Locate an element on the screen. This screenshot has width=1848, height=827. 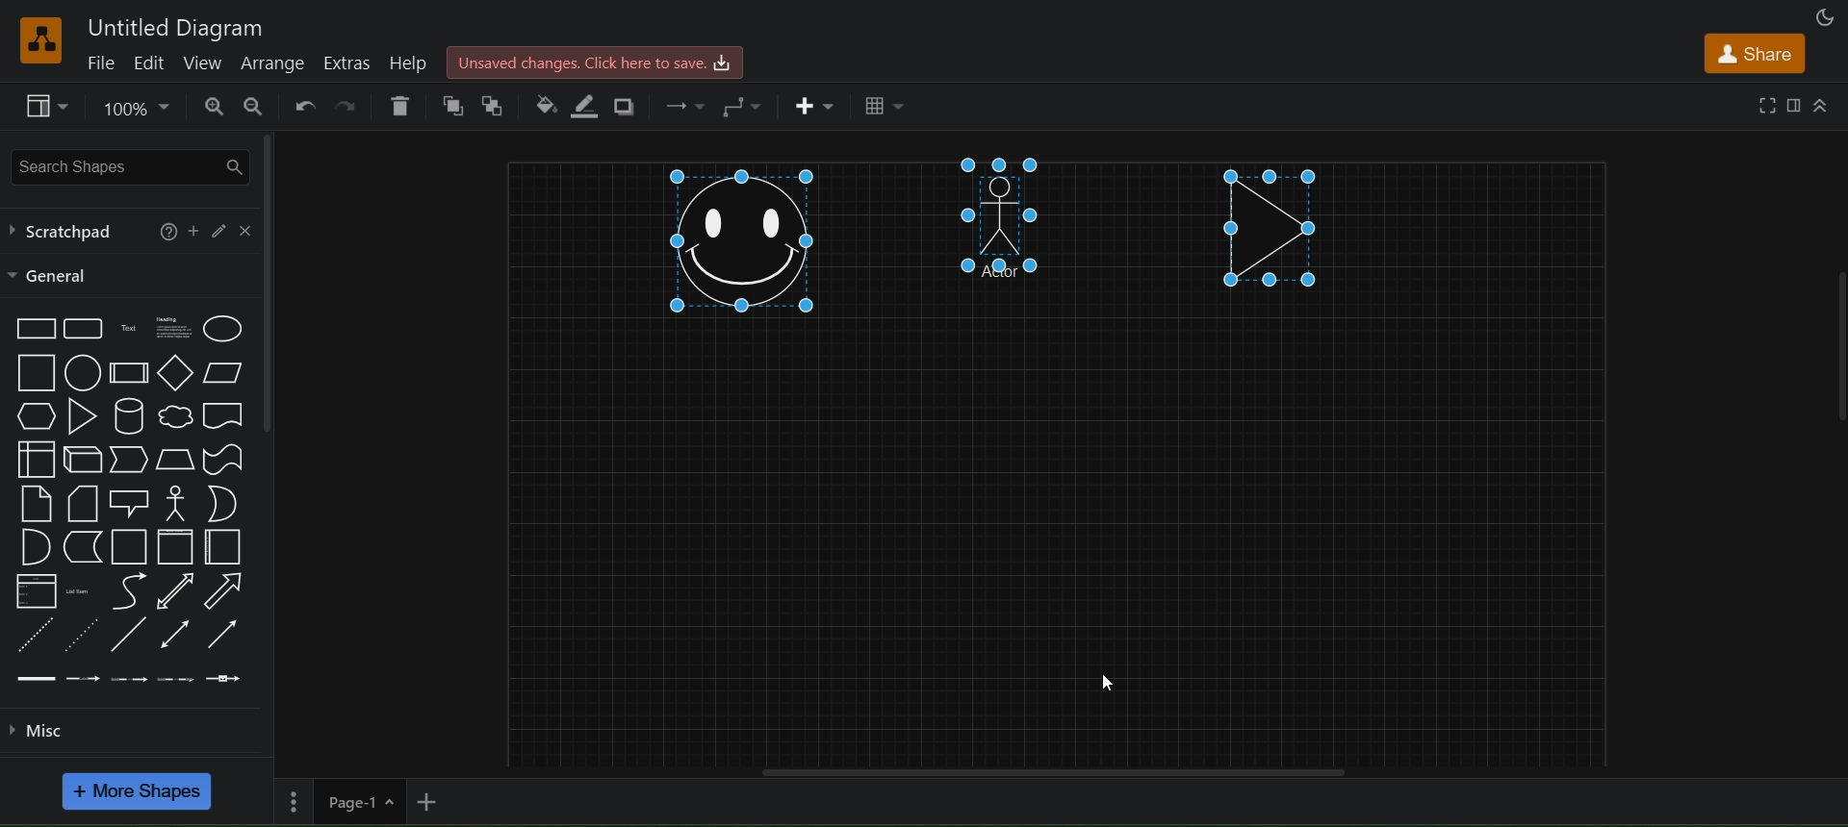
delete is located at coordinates (400, 105).